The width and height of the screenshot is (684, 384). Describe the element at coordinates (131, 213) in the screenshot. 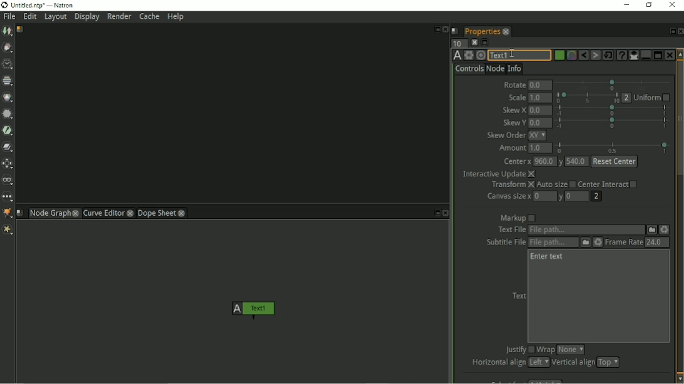

I see `close` at that location.